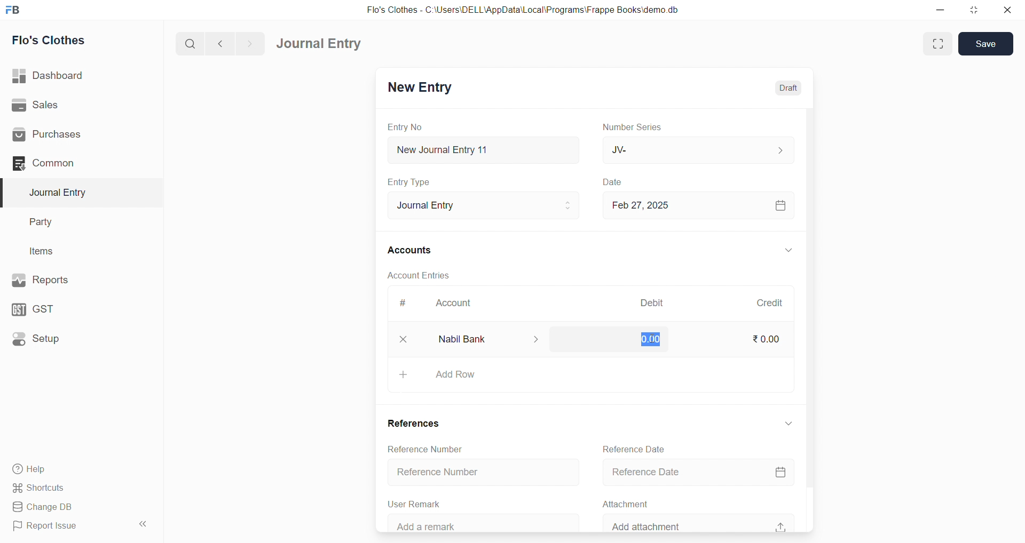  Describe the element at coordinates (253, 43) in the screenshot. I see `navigate forward` at that location.